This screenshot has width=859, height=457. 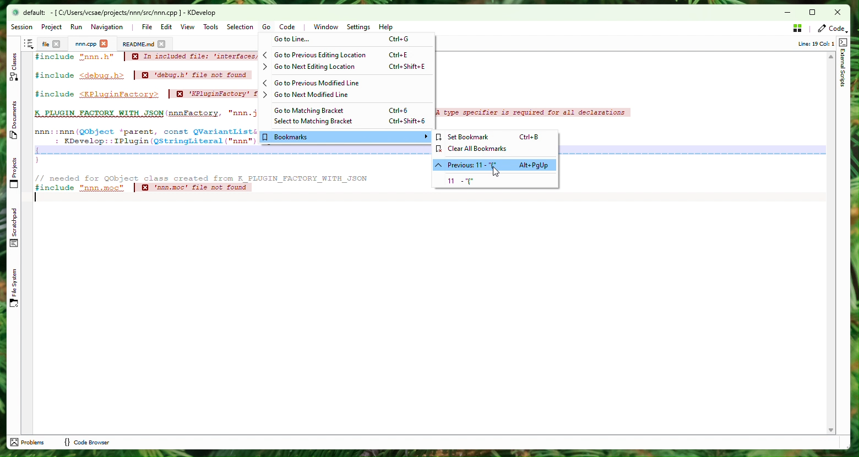 What do you see at coordinates (797, 28) in the screenshot?
I see `Stash` at bounding box center [797, 28].